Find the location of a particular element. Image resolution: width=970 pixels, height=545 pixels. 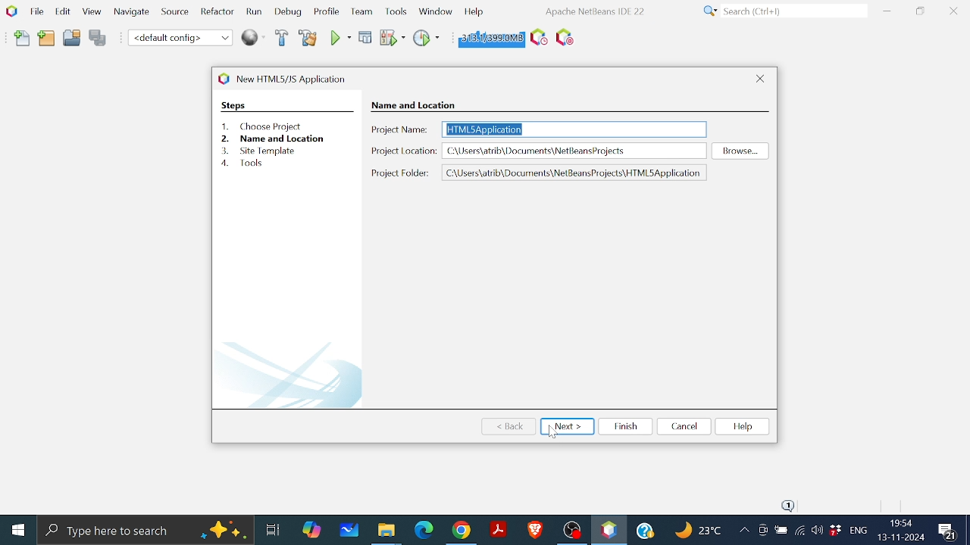

Finish is located at coordinates (624, 425).